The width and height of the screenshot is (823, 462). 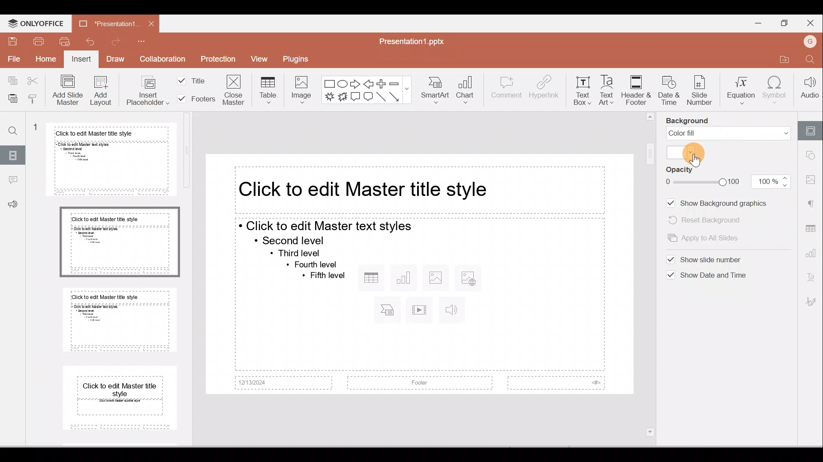 I want to click on Chart, so click(x=469, y=88).